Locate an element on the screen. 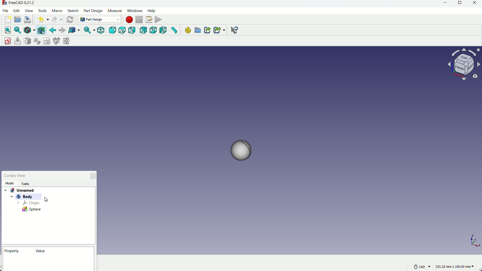 The image size is (482, 271). open file is located at coordinates (18, 19).